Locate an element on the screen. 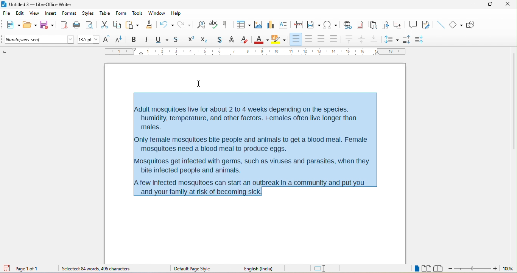 This screenshot has width=517, height=273. window is located at coordinates (157, 13).